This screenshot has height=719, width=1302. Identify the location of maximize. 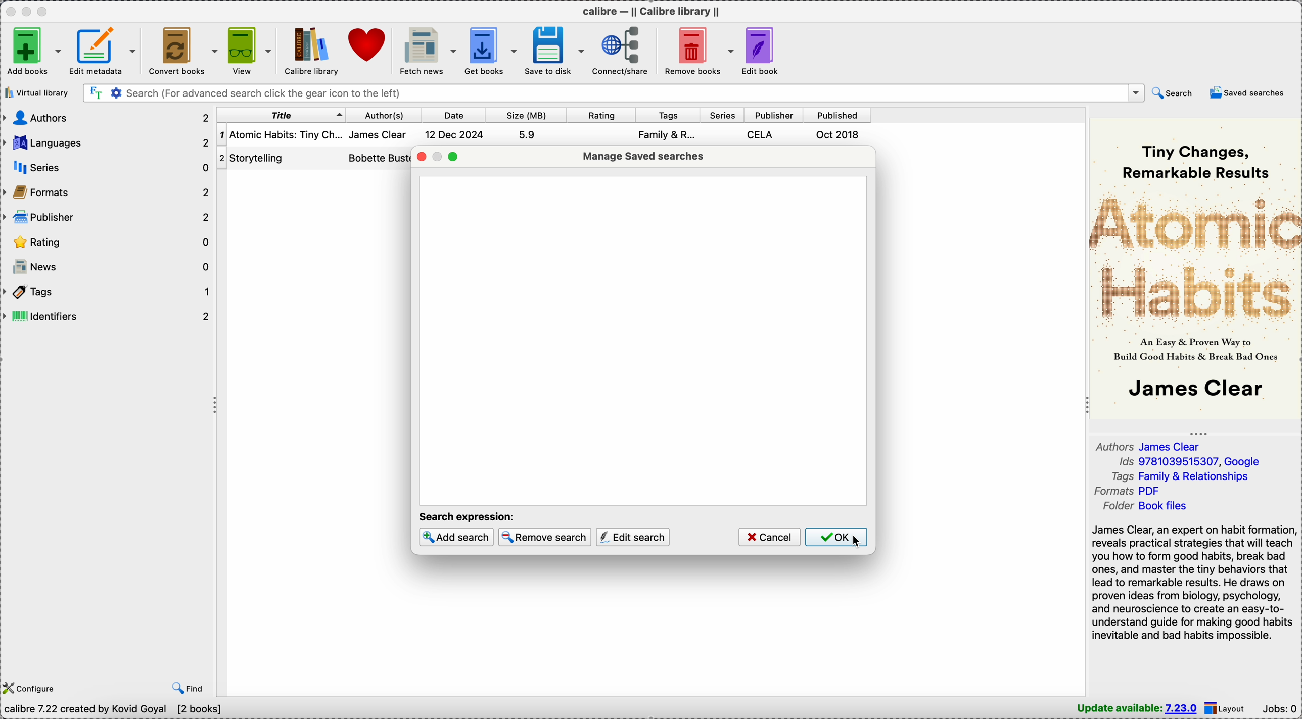
(43, 11).